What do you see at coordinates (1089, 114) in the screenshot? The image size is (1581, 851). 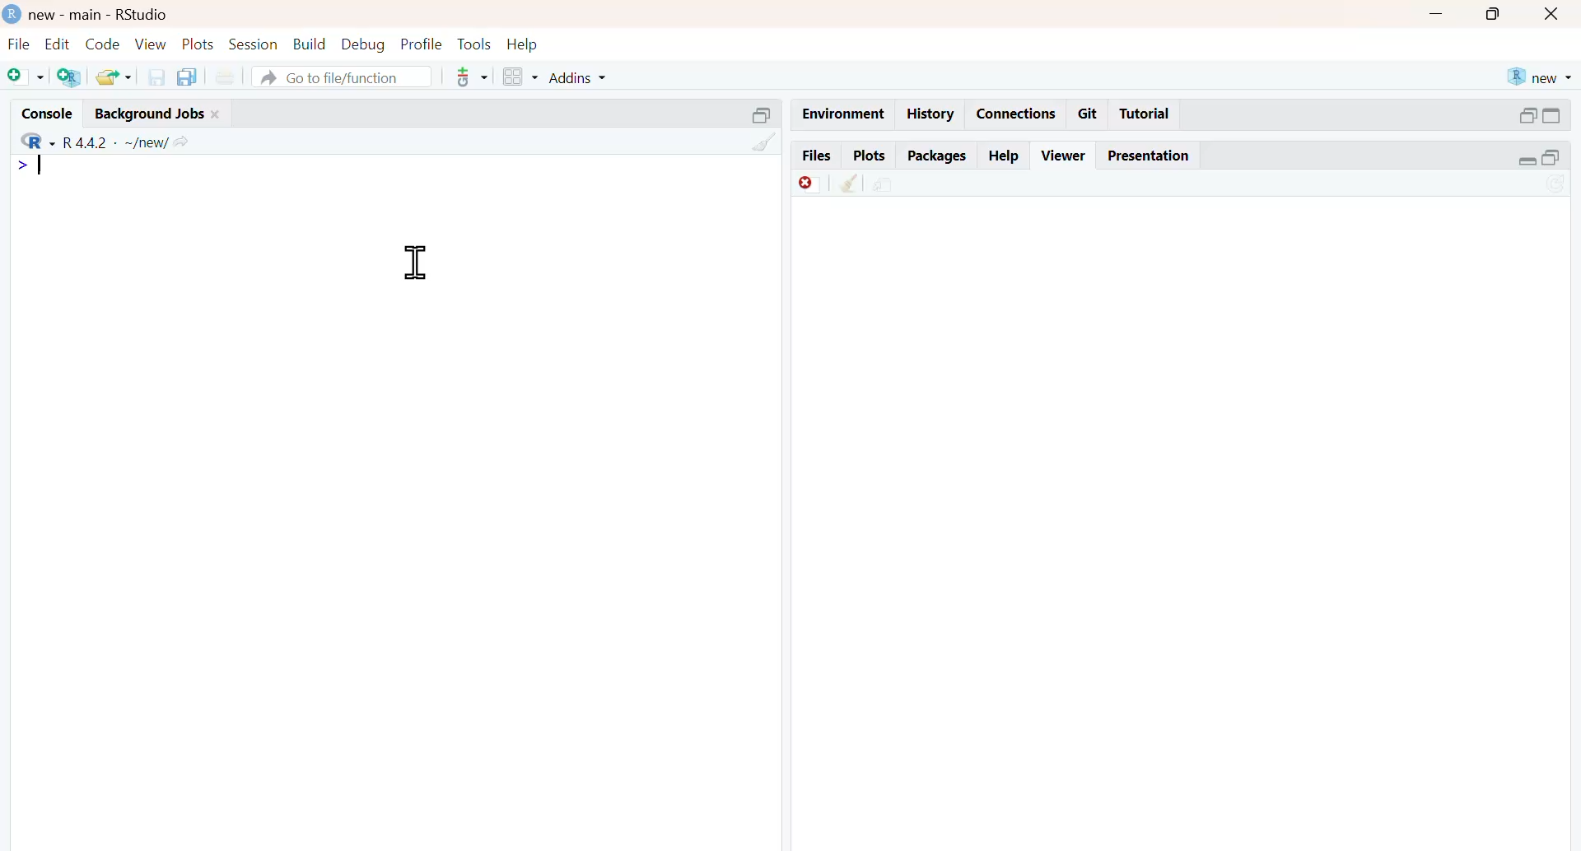 I see `git` at bounding box center [1089, 114].